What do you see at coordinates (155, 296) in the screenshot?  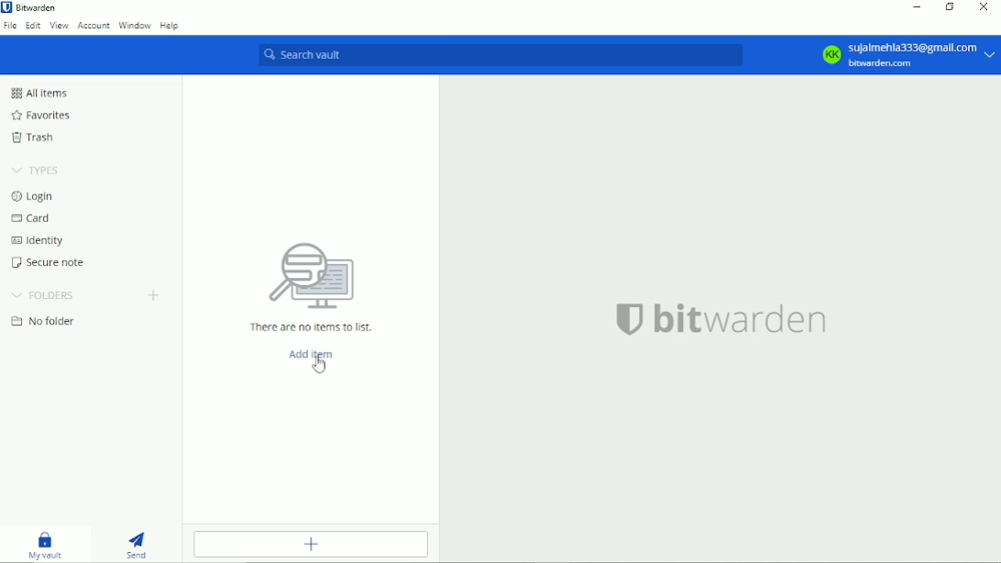 I see `Create folder` at bounding box center [155, 296].